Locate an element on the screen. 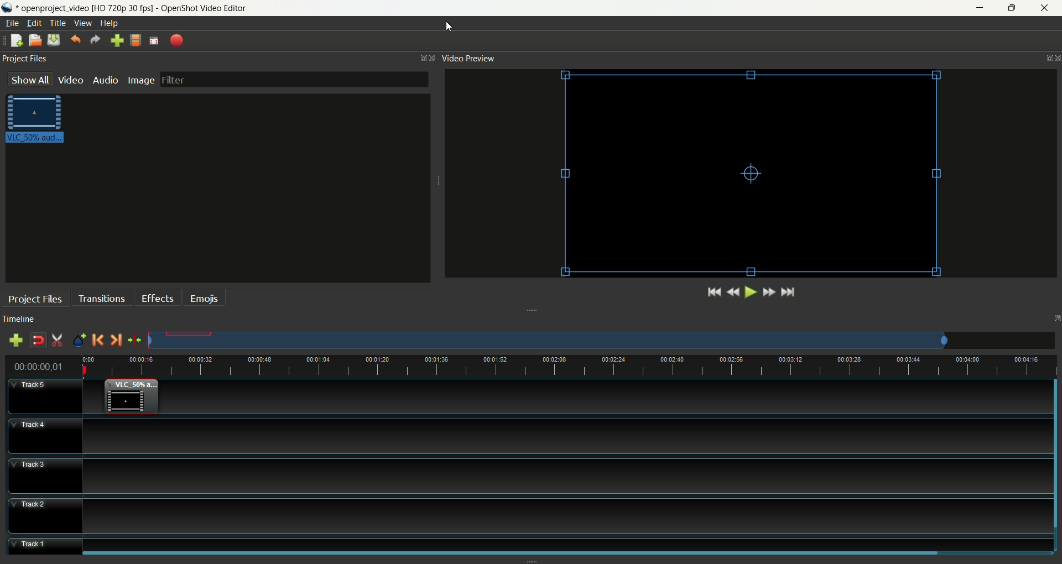 The width and height of the screenshot is (1062, 564). image is located at coordinates (140, 81).